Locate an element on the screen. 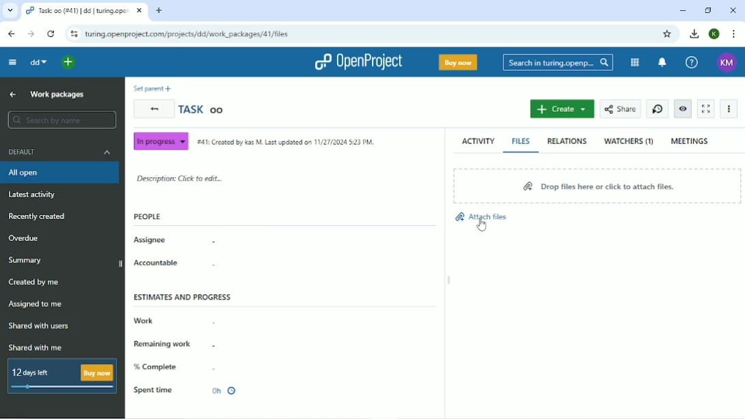 The height and width of the screenshot is (419, 745). Drop files here or click to attach files.  is located at coordinates (597, 186).